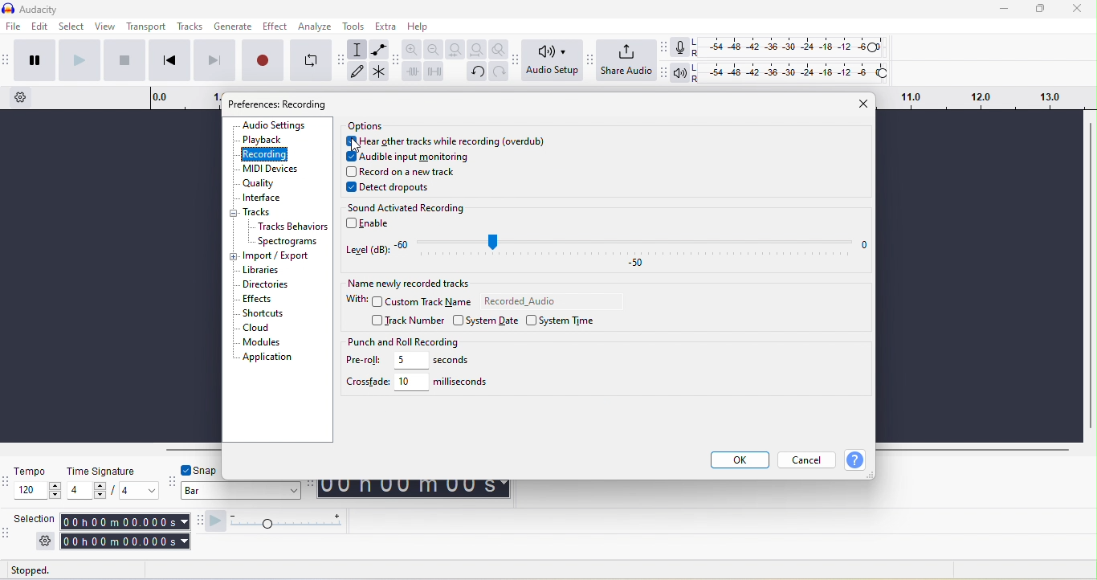 This screenshot has height=580, width=1097. I want to click on analyze, so click(315, 27).